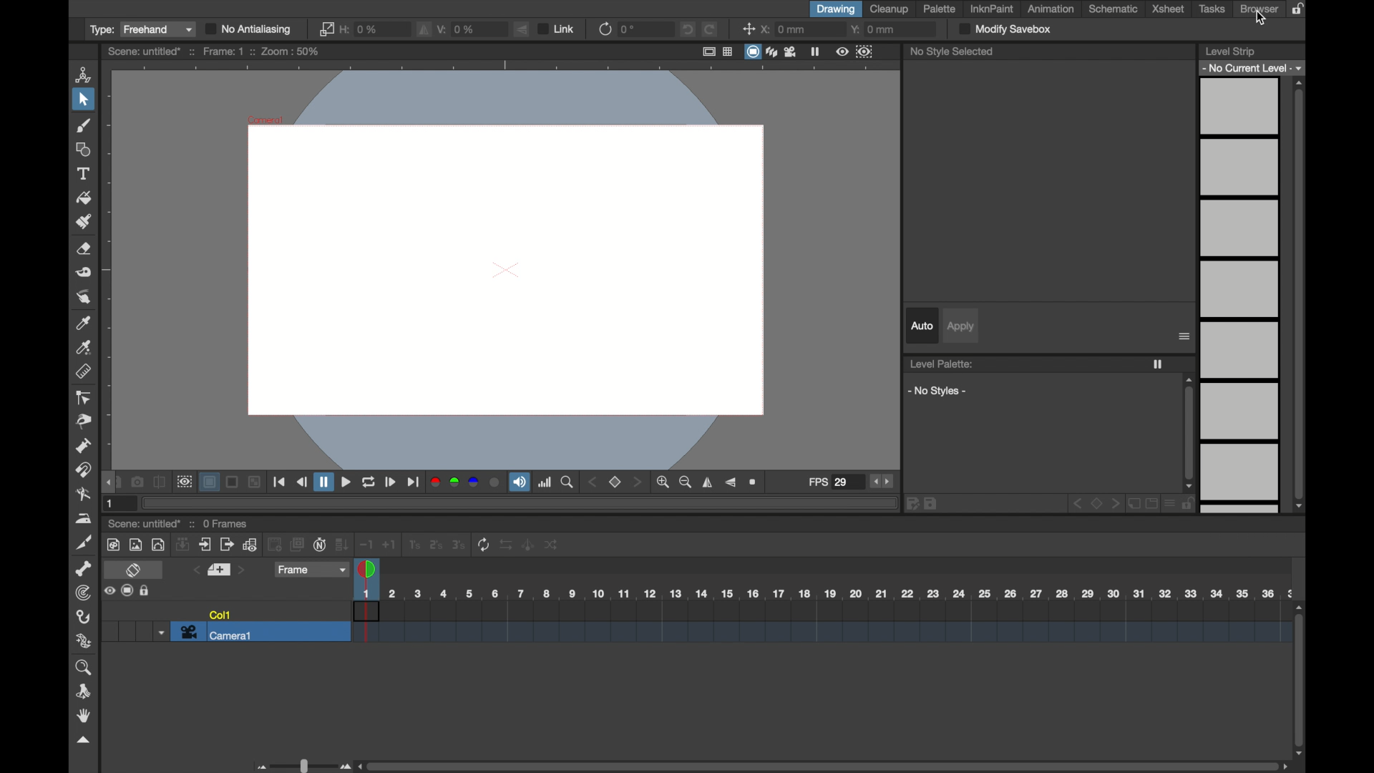 This screenshot has width=1374, height=773. I want to click on tasks, so click(1212, 9).